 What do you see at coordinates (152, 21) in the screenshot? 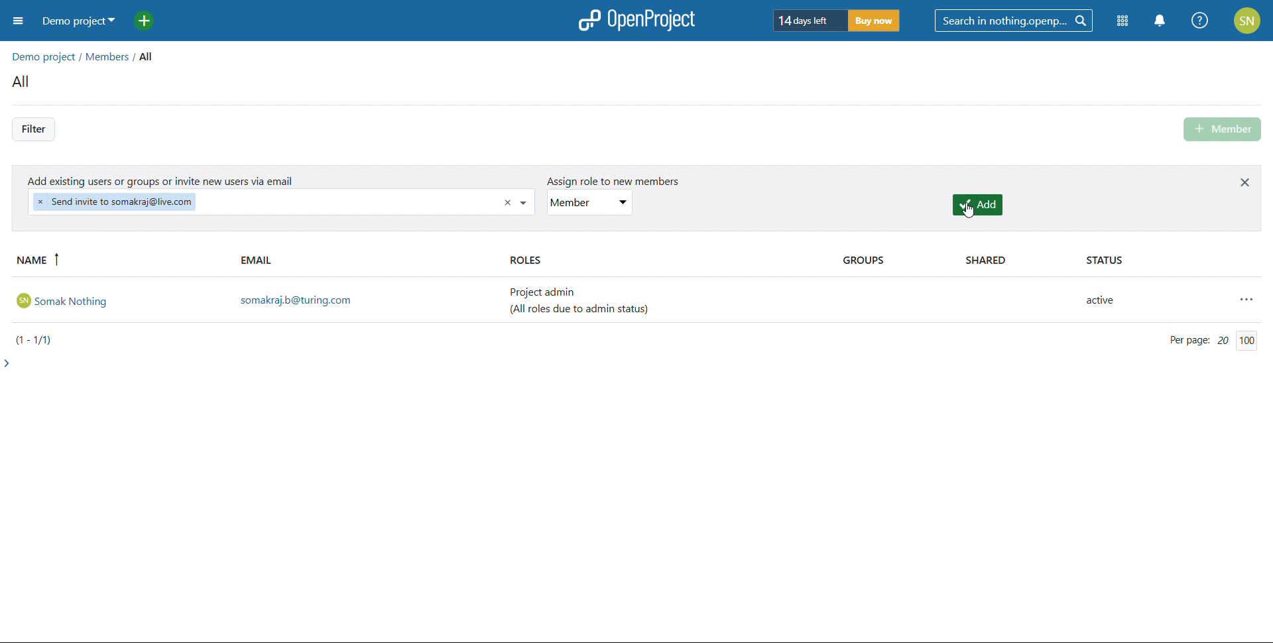
I see `add project` at bounding box center [152, 21].